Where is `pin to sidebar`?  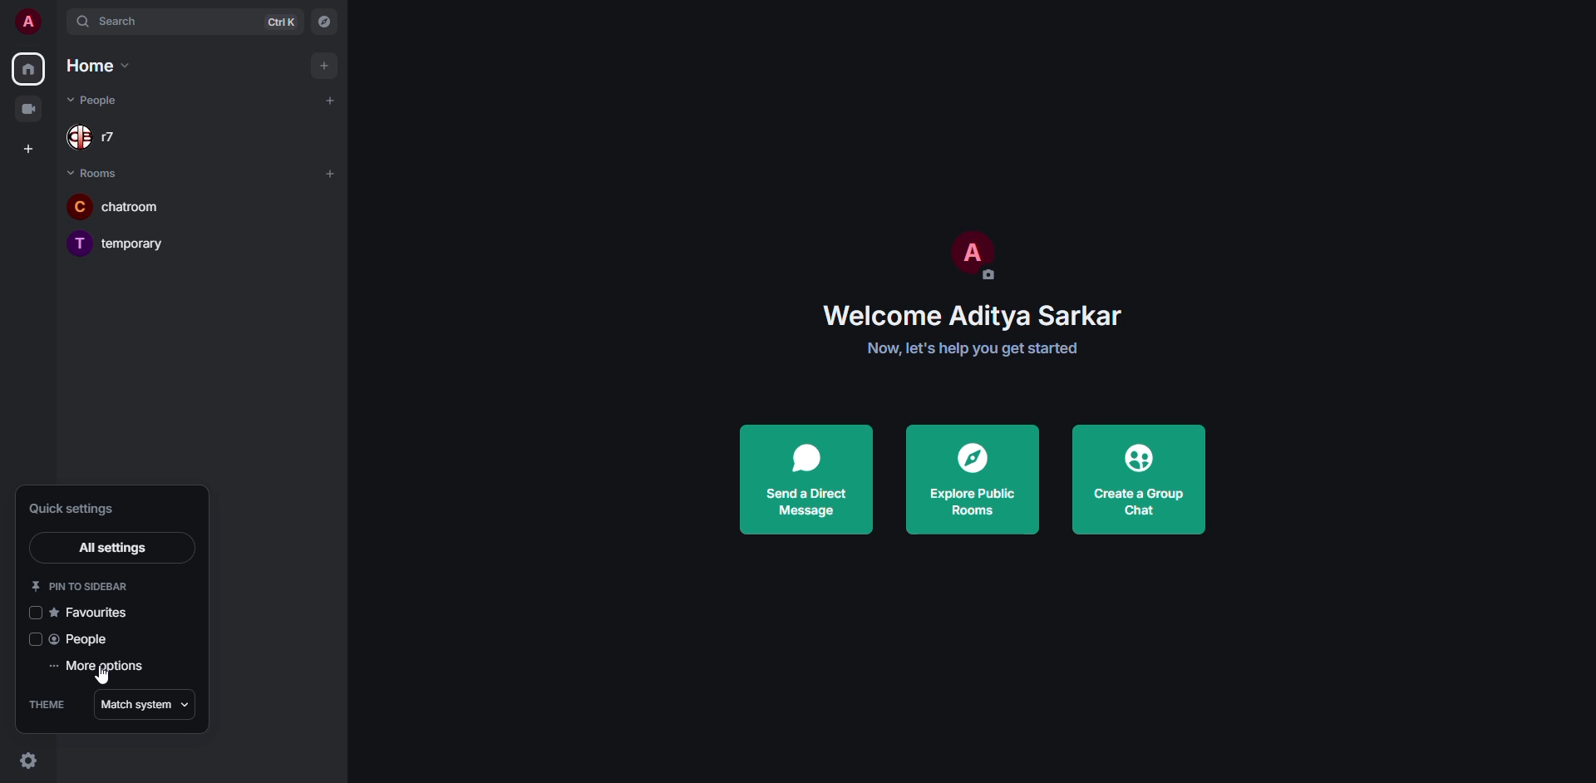
pin to sidebar is located at coordinates (81, 586).